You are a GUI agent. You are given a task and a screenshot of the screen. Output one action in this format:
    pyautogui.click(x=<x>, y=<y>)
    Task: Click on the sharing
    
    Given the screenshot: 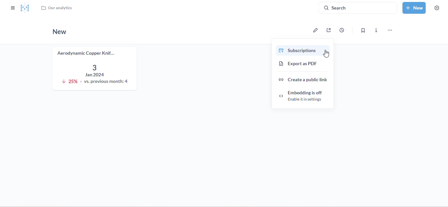 What is the action you would take?
    pyautogui.click(x=329, y=30)
    